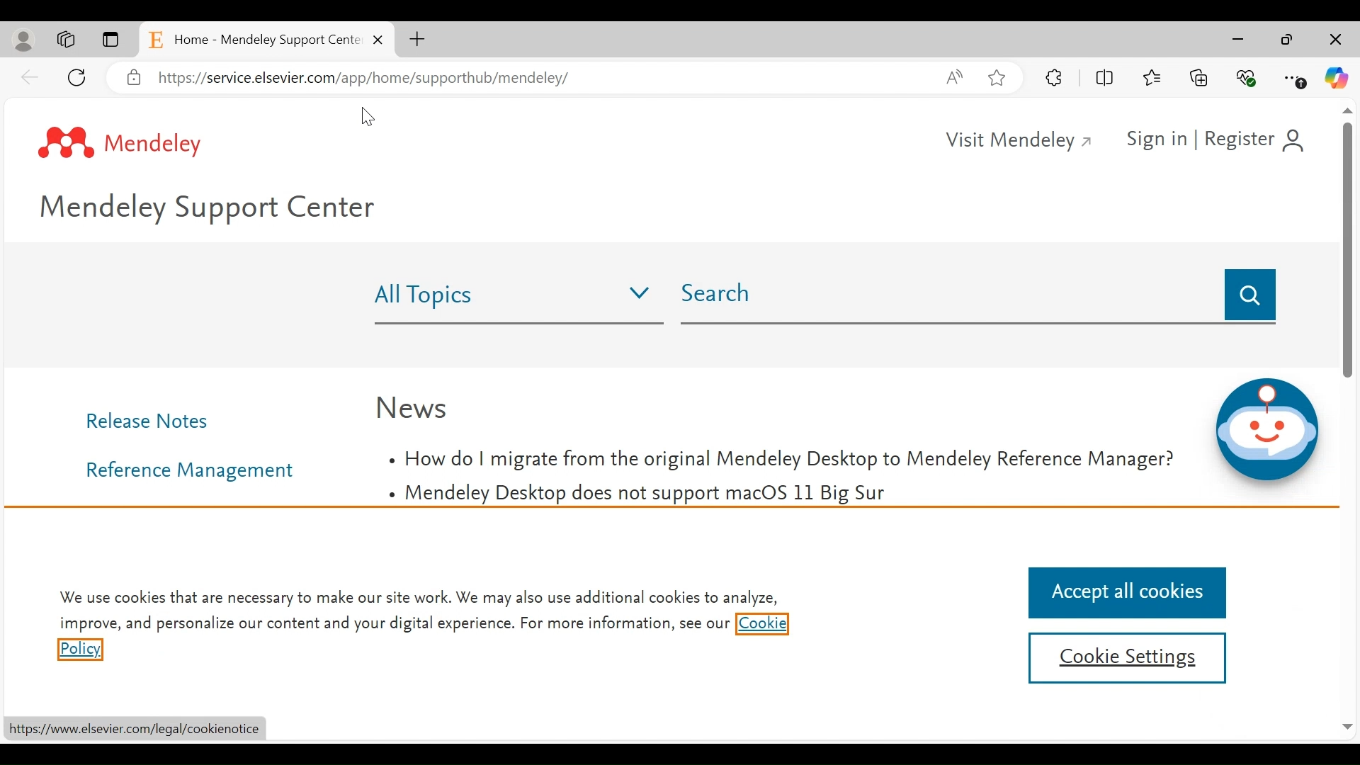  What do you see at coordinates (997, 78) in the screenshot?
I see `Add this page to favorites` at bounding box center [997, 78].